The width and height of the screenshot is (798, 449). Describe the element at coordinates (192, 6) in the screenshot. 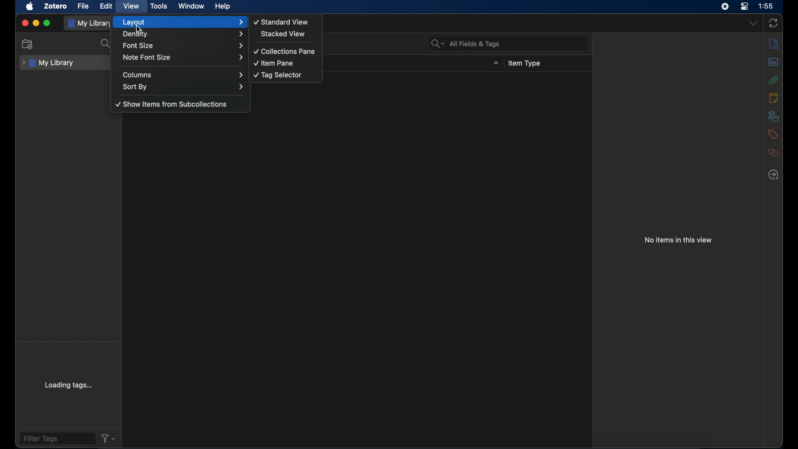

I see `window` at that location.